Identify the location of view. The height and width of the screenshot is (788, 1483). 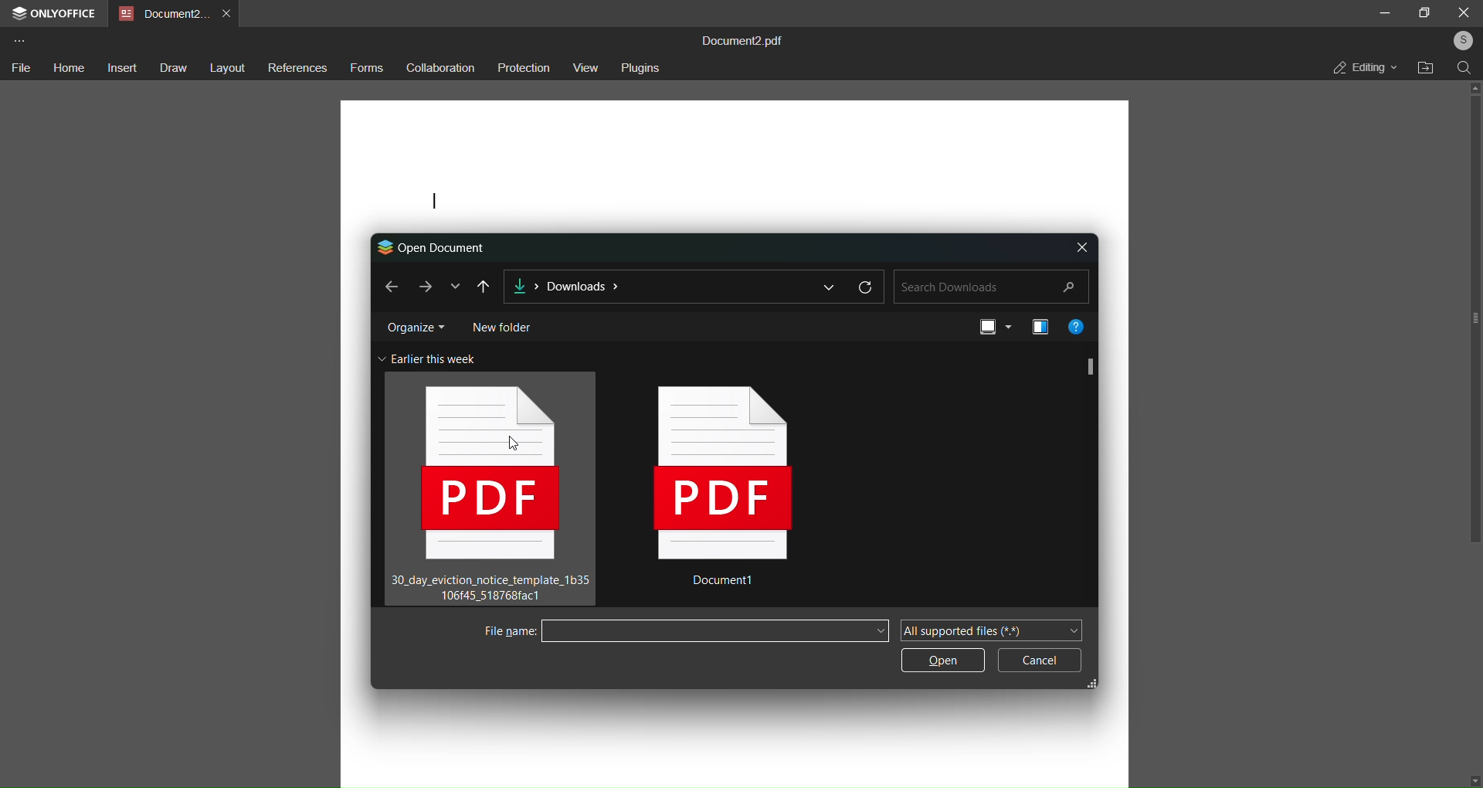
(993, 328).